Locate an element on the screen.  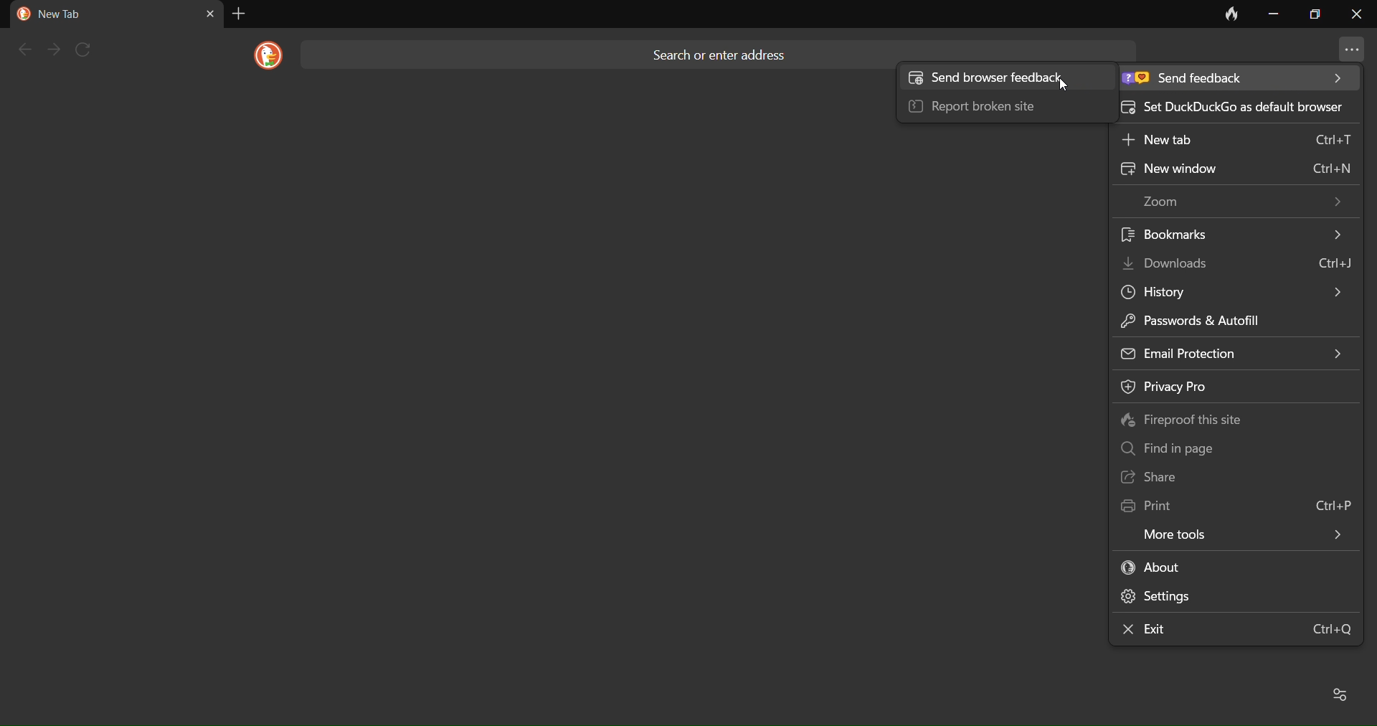
maximize is located at coordinates (1312, 14).